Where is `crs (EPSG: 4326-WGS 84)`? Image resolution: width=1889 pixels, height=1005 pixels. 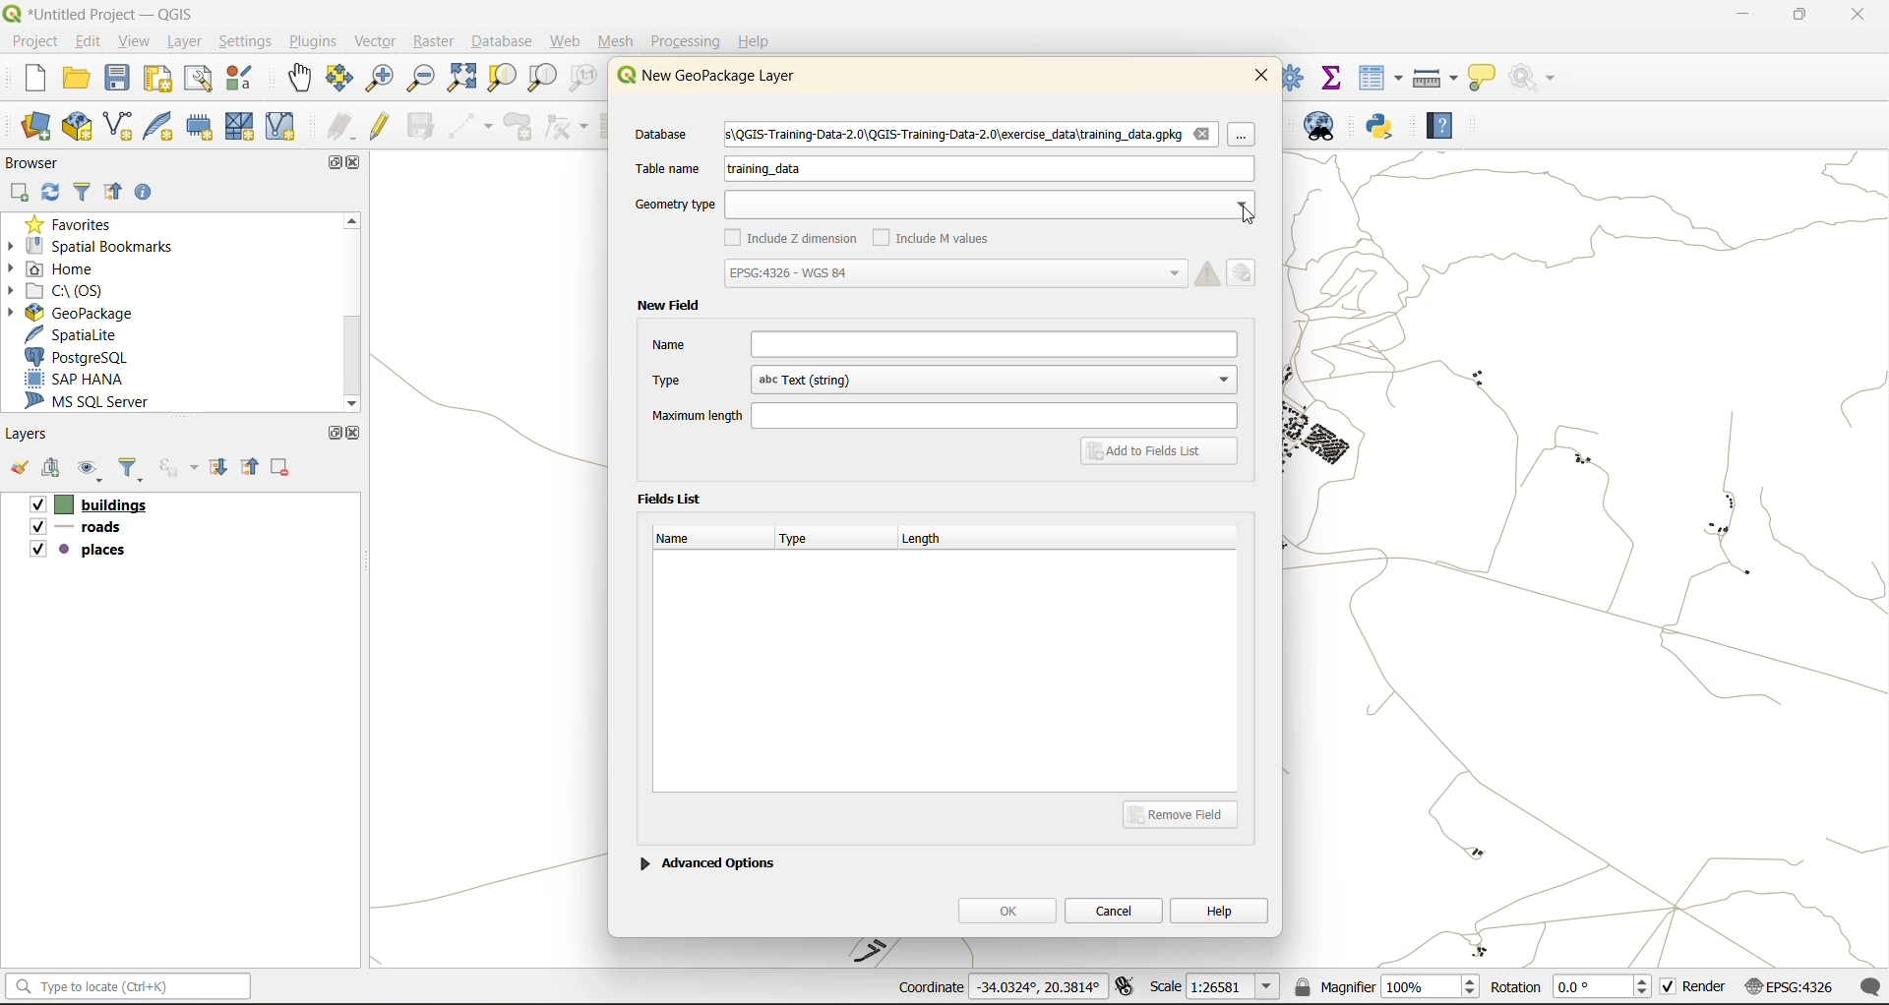 crs (EPSG: 4326-WGS 84) is located at coordinates (953, 273).